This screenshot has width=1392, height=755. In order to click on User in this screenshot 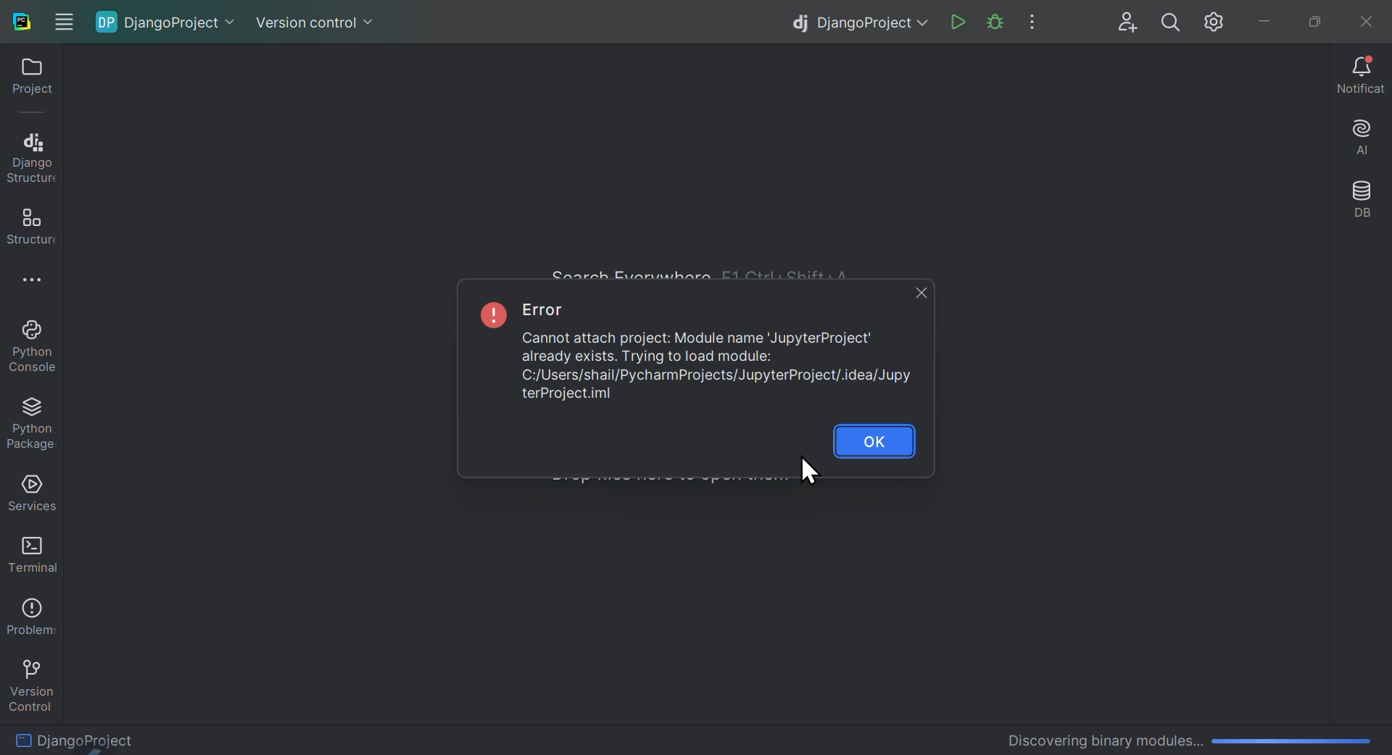, I will do `click(1129, 22)`.